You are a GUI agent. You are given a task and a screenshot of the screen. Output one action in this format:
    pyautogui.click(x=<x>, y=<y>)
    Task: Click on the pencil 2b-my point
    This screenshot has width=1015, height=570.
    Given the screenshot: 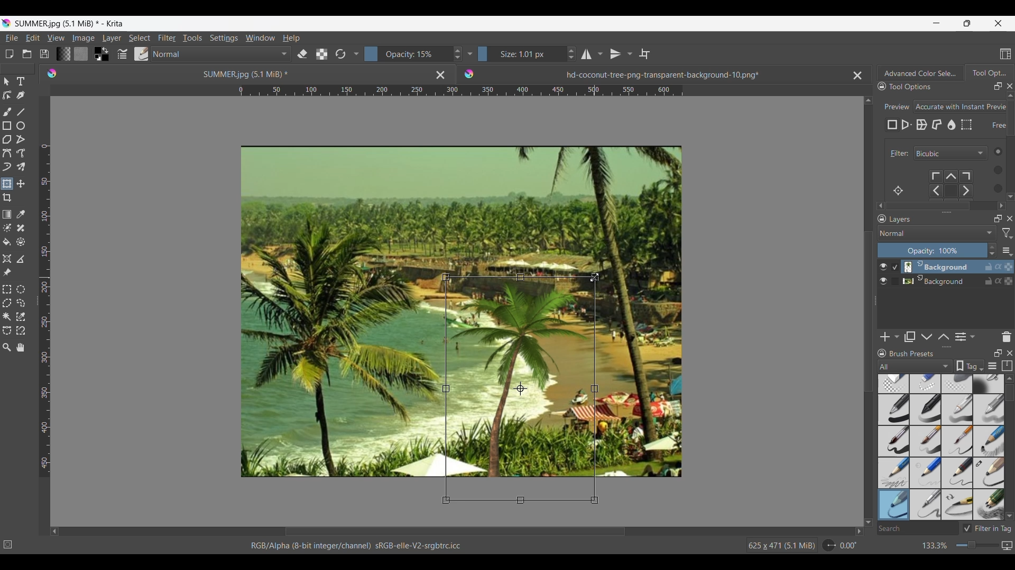 What is the action you would take?
    pyautogui.click(x=892, y=472)
    